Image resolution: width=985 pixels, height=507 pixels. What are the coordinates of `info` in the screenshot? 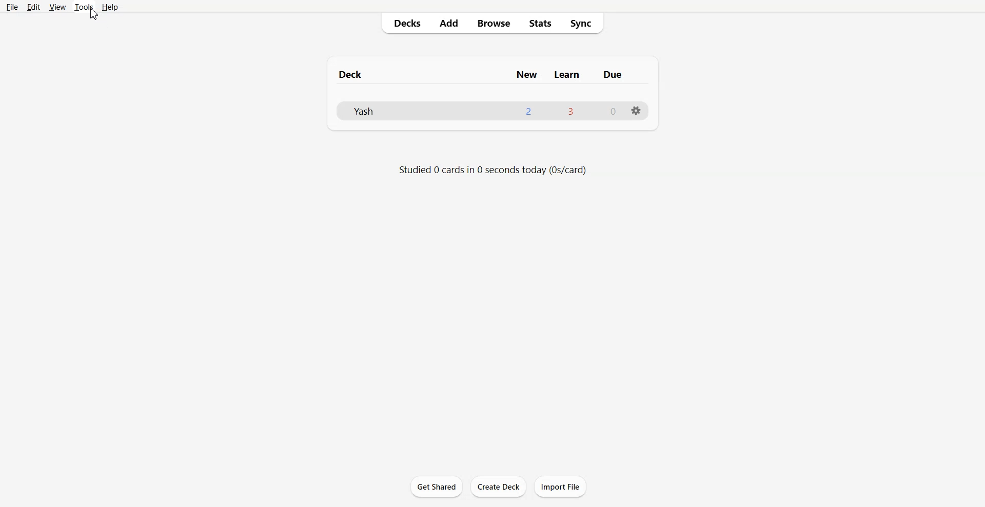 It's located at (494, 170).